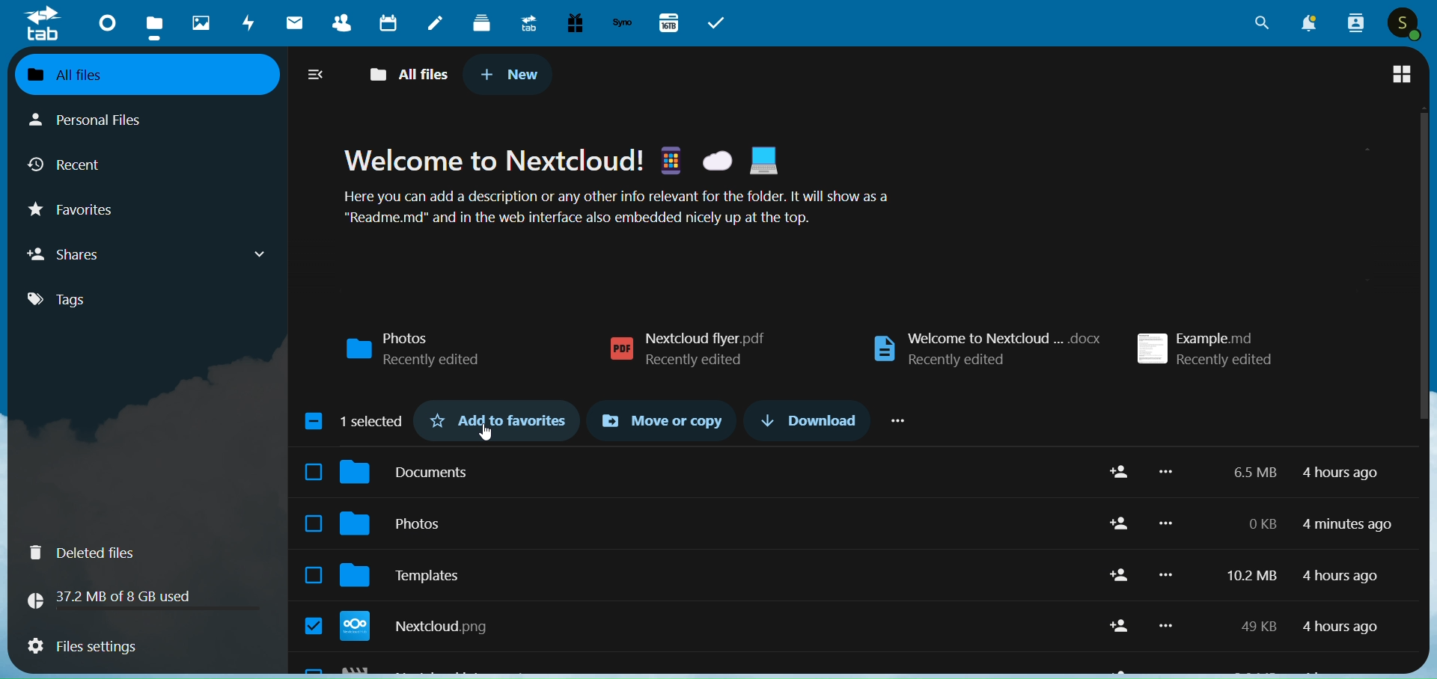  I want to click on logo, so click(43, 25).